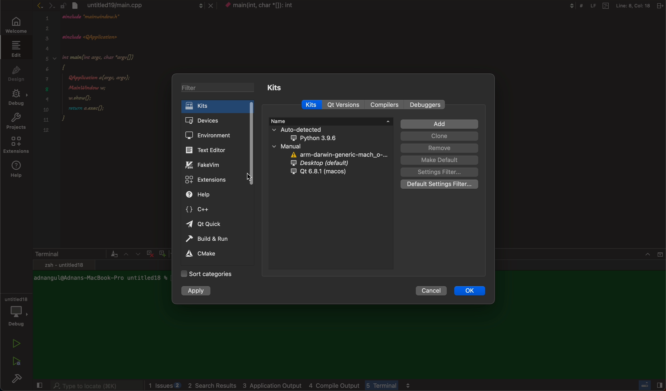  Describe the element at coordinates (218, 106) in the screenshot. I see `kits` at that location.